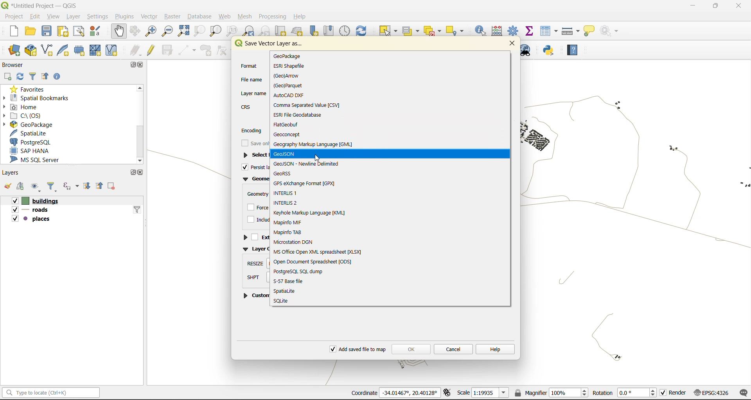  Describe the element at coordinates (453, 348) in the screenshot. I see `cancel` at that location.